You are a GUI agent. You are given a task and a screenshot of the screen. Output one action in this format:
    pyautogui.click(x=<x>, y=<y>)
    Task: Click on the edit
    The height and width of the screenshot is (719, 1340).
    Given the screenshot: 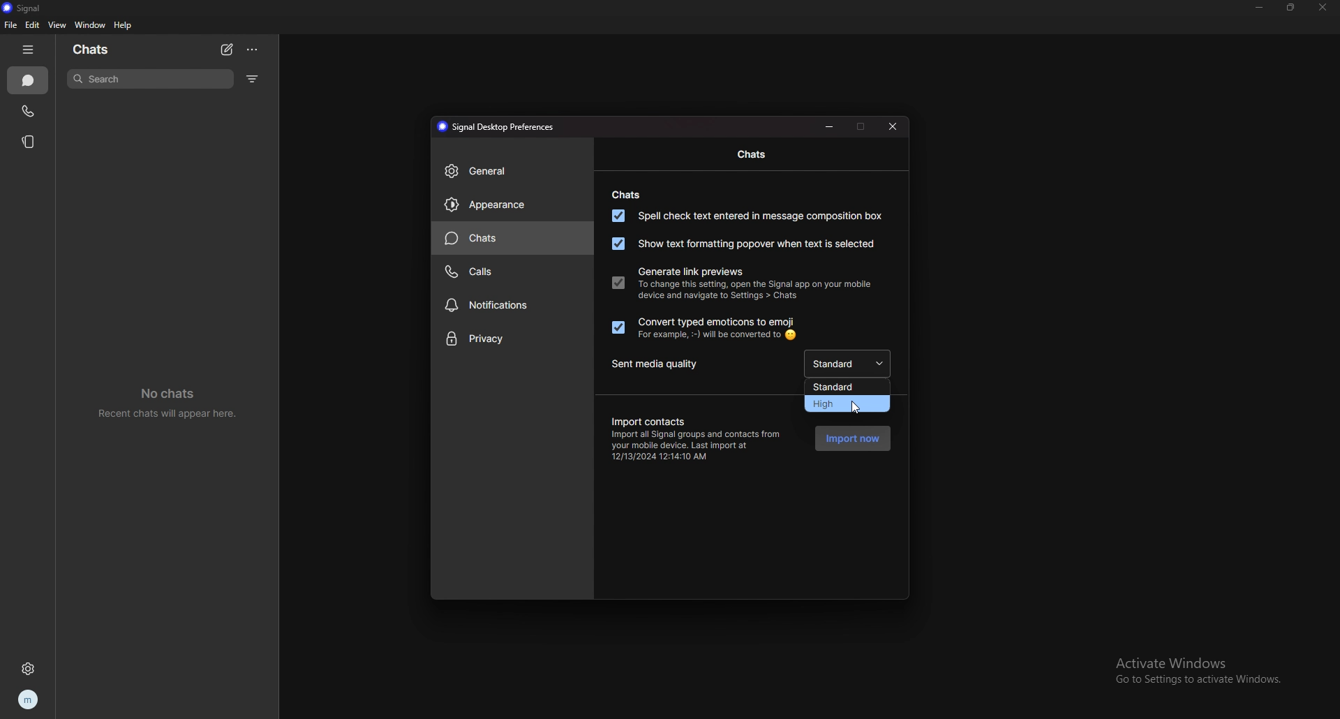 What is the action you would take?
    pyautogui.click(x=33, y=24)
    